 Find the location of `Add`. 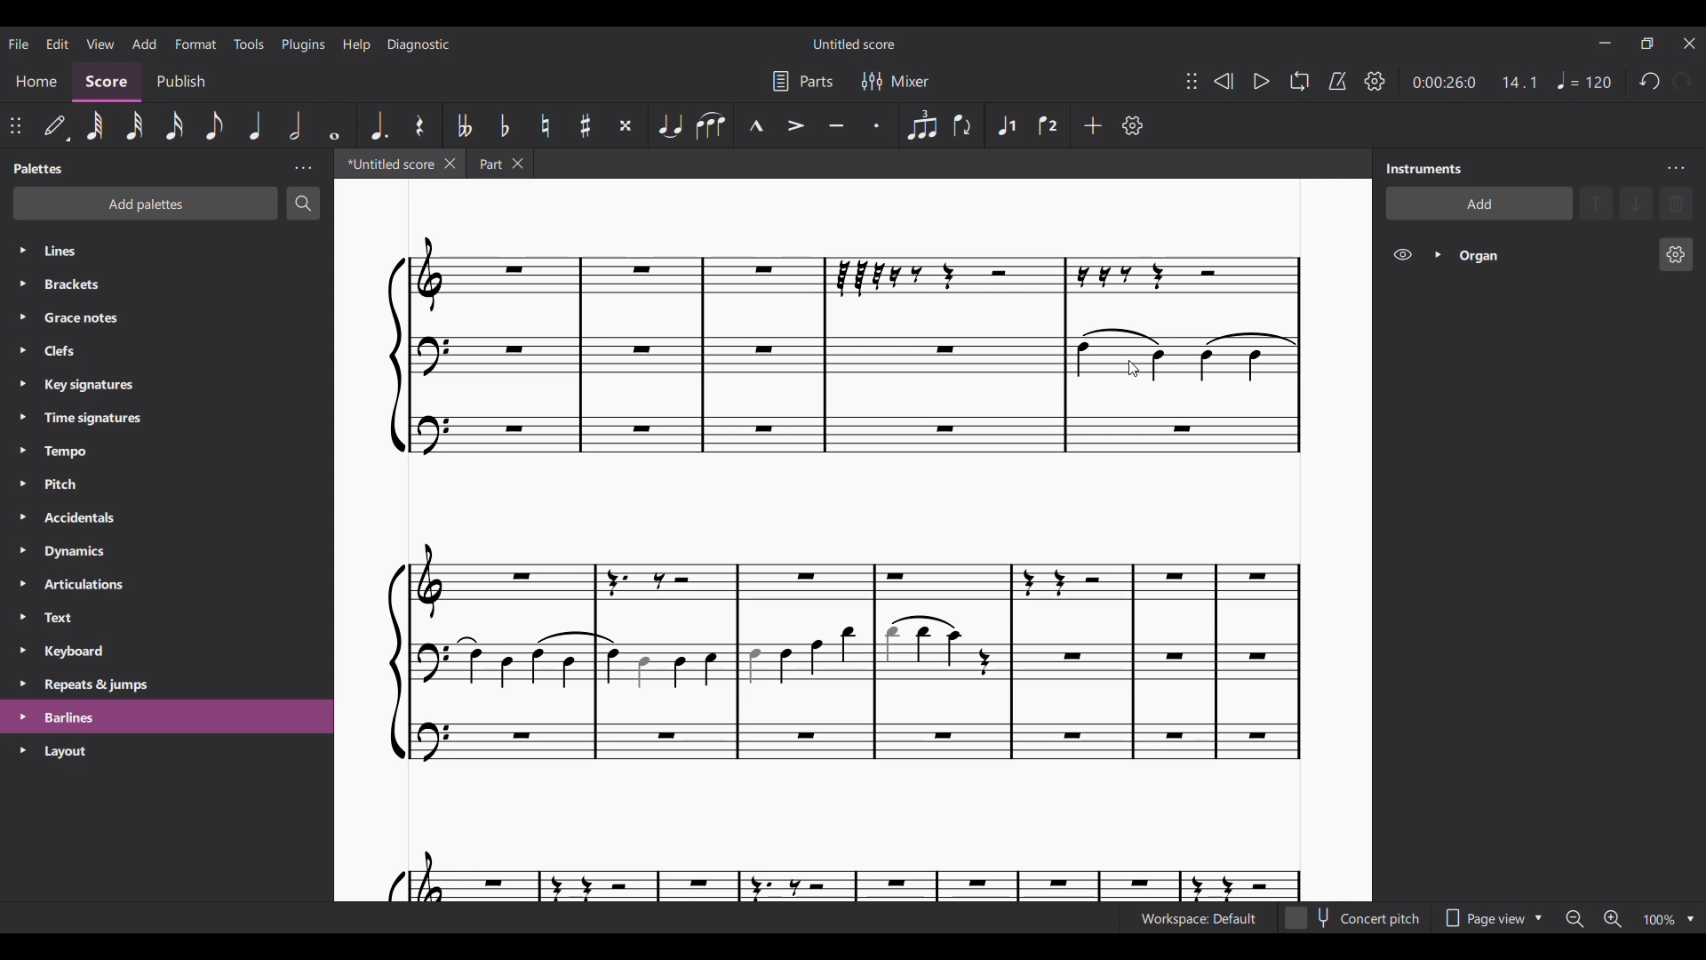

Add is located at coordinates (1093, 124).